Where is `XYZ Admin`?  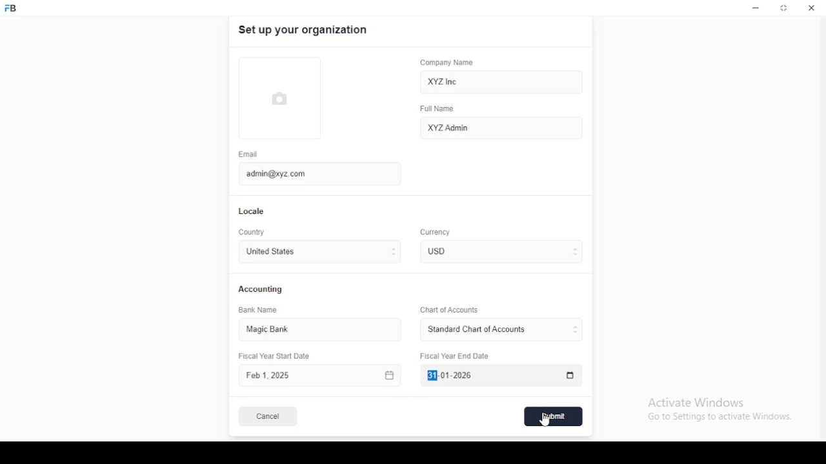
XYZ Admin is located at coordinates (501, 127).